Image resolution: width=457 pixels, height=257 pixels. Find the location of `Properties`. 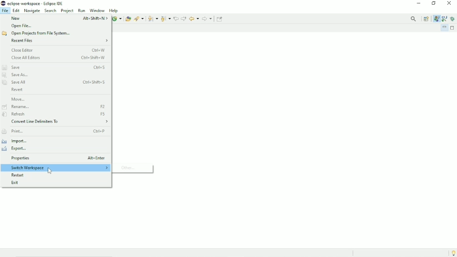

Properties is located at coordinates (58, 159).